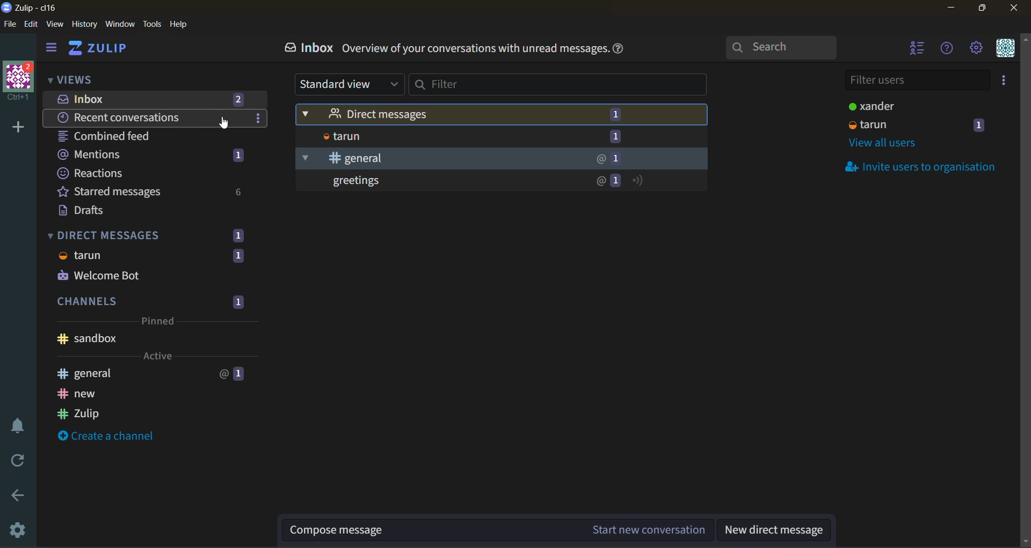  Describe the element at coordinates (773, 530) in the screenshot. I see `new direct message` at that location.